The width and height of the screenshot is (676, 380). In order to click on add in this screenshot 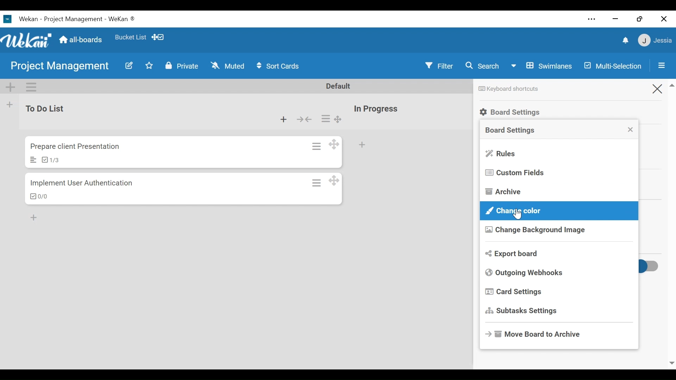, I will do `click(37, 216)`.